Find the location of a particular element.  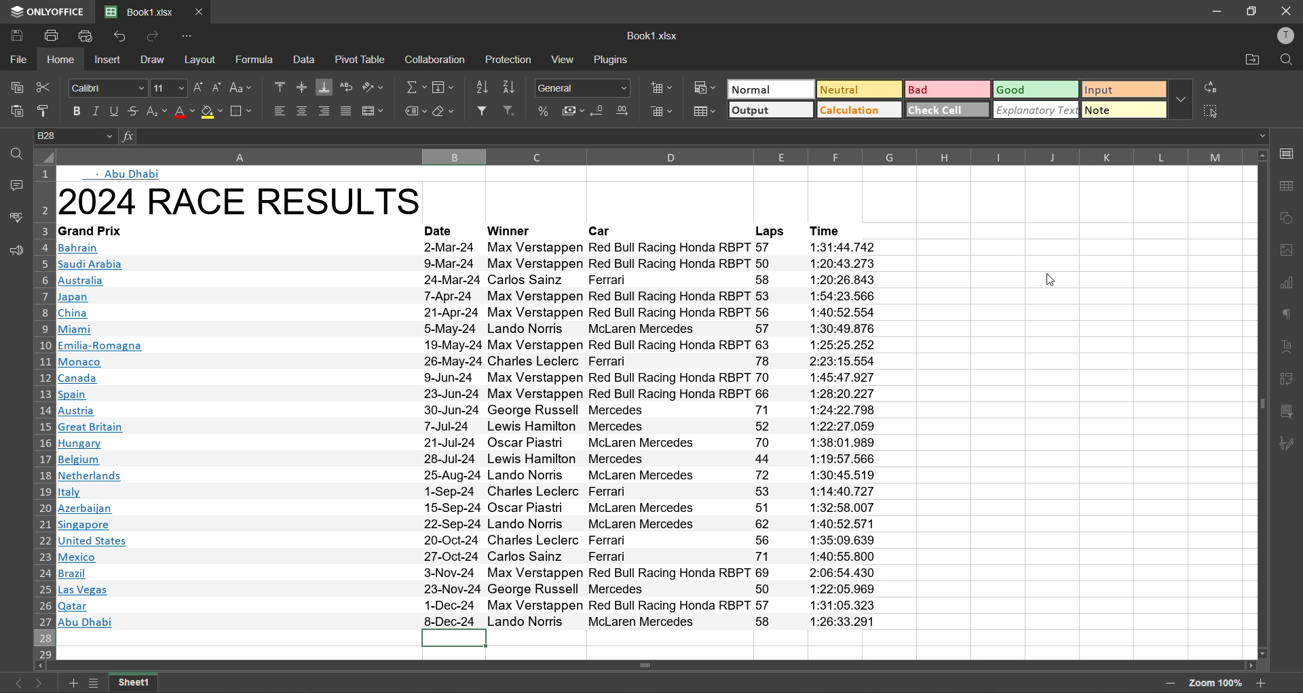

vertical scrollbar is located at coordinates (1261, 401).